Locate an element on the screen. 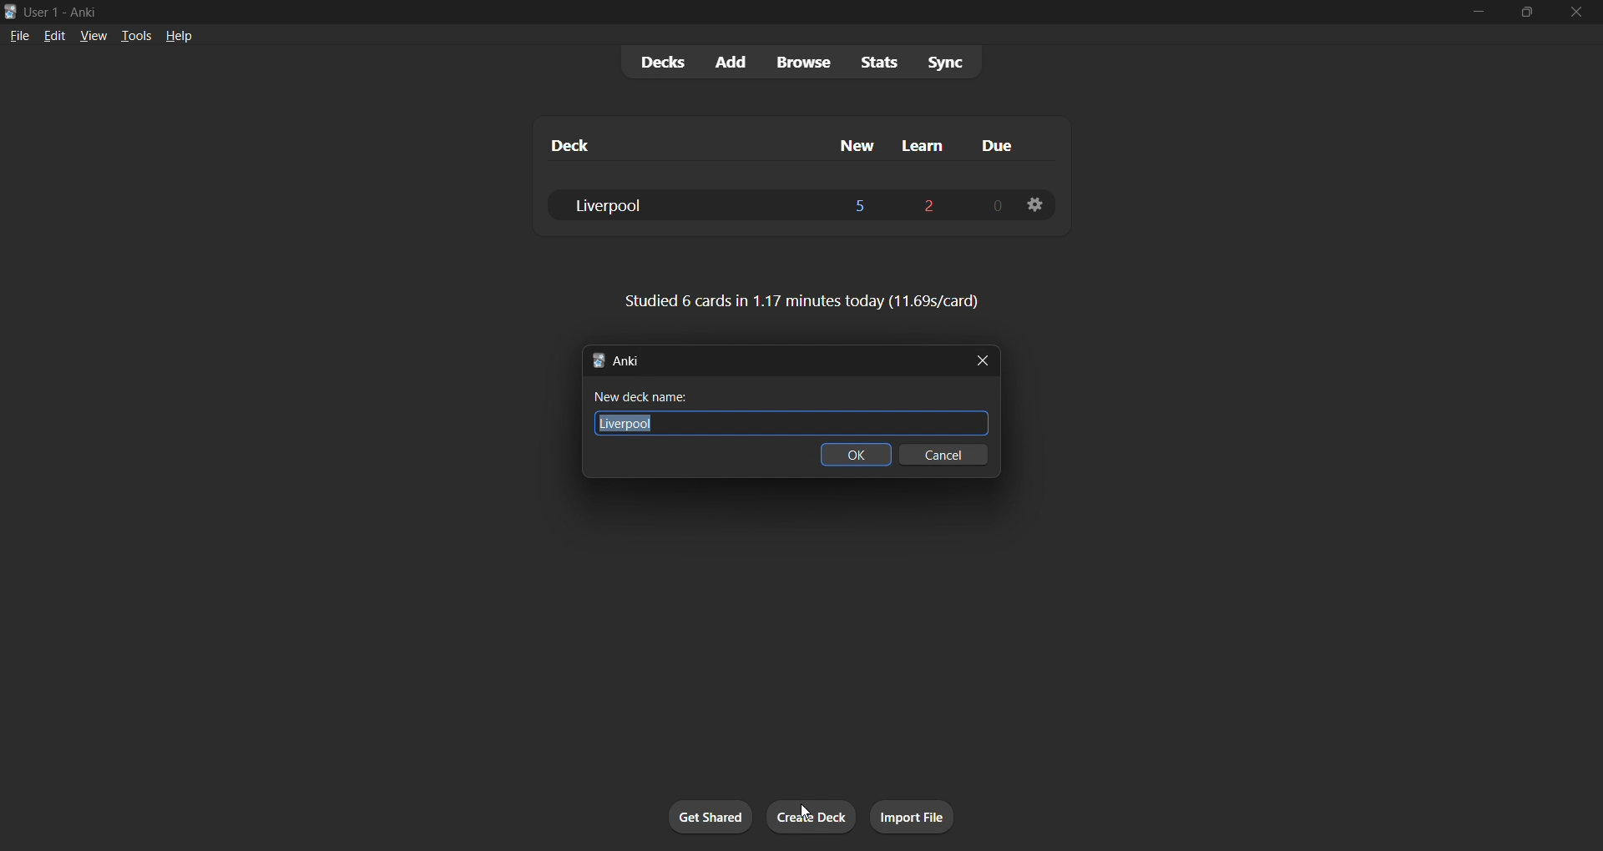  minimize is located at coordinates (1469, 14).